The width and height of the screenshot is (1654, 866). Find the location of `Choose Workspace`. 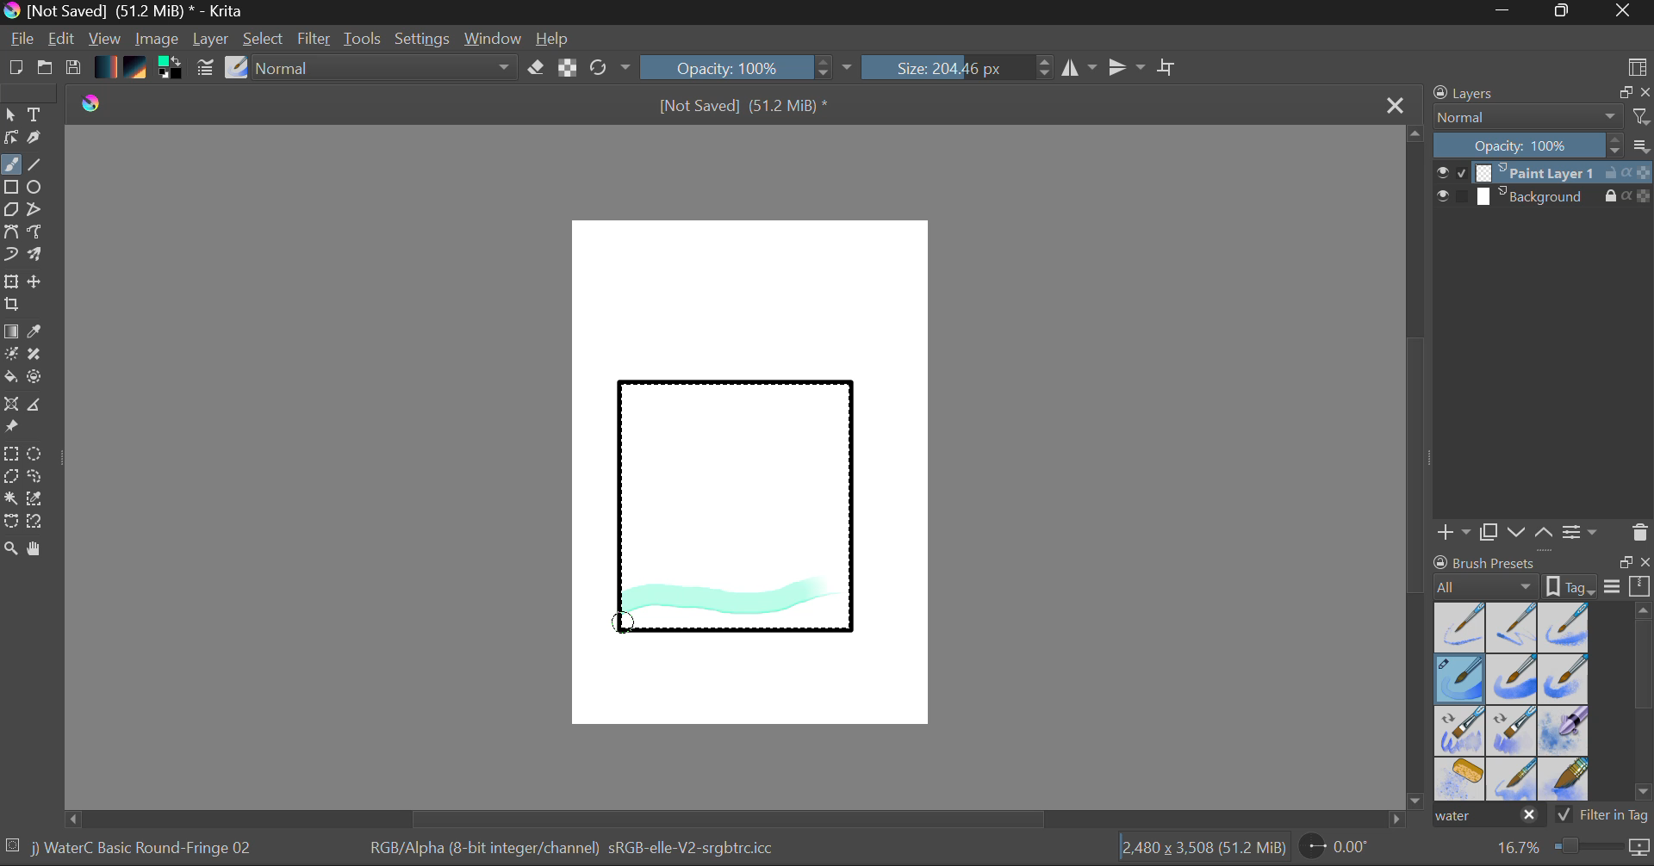

Choose Workspace is located at coordinates (1637, 65).